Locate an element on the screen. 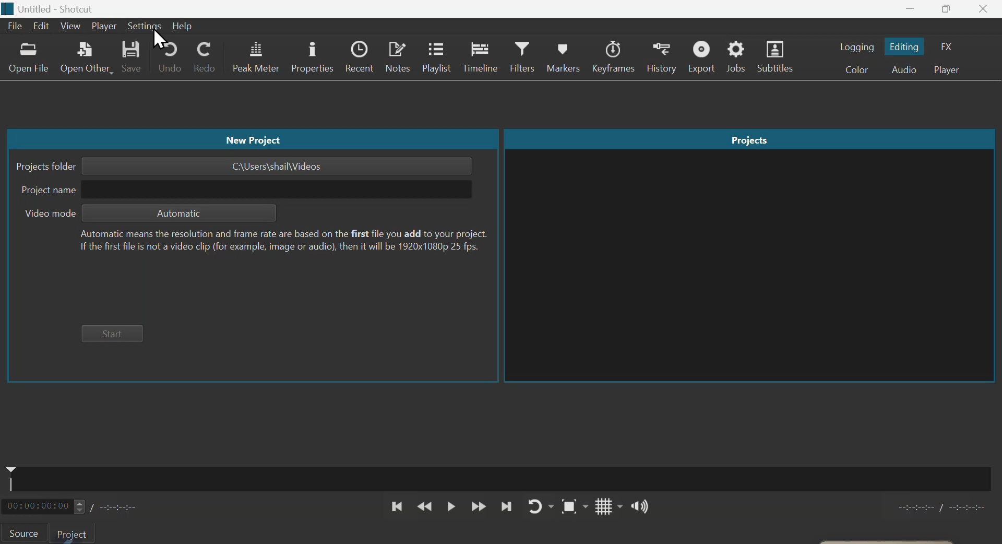 Image resolution: width=1002 pixels, height=544 pixels. Project folder is located at coordinates (45, 167).